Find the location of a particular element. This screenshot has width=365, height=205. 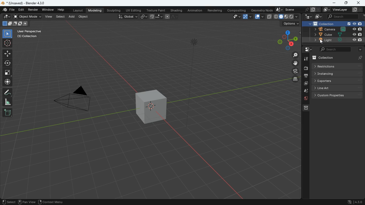

window is located at coordinates (48, 10).